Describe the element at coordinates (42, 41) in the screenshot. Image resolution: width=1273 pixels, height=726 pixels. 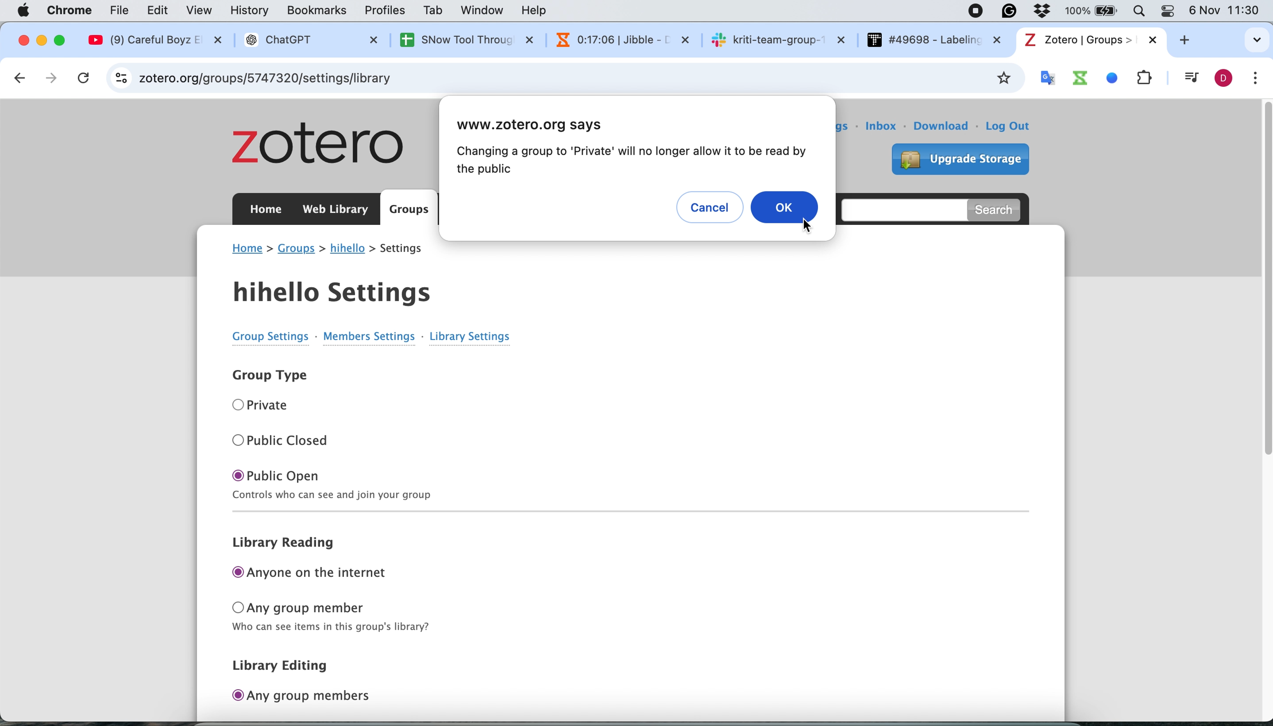
I see `minimise` at that location.